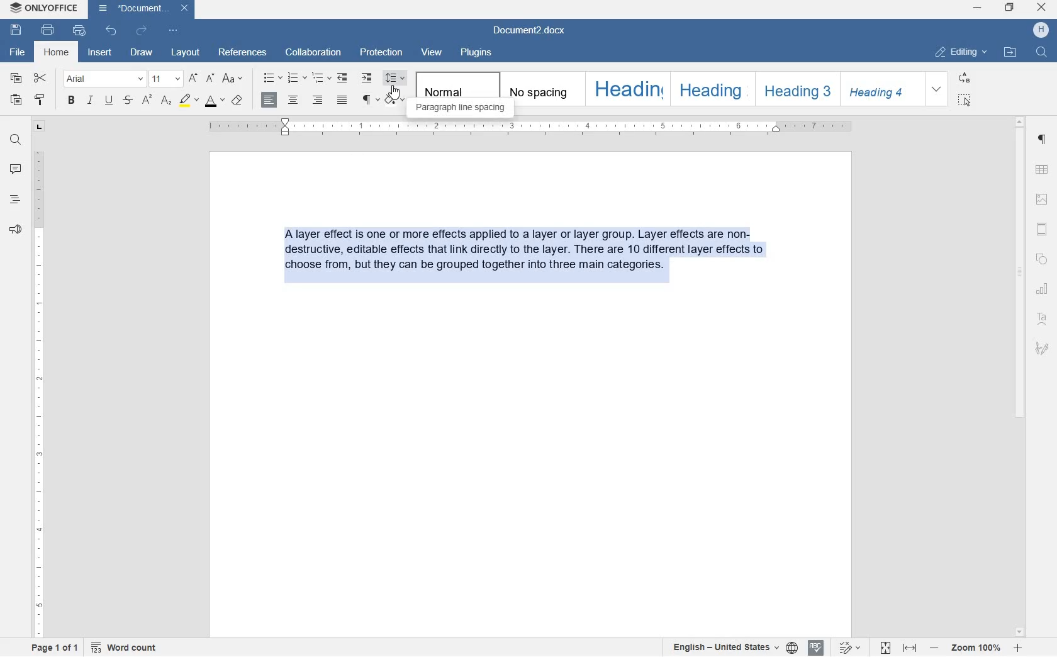  What do you see at coordinates (965, 99) in the screenshot?
I see `select all ` at bounding box center [965, 99].